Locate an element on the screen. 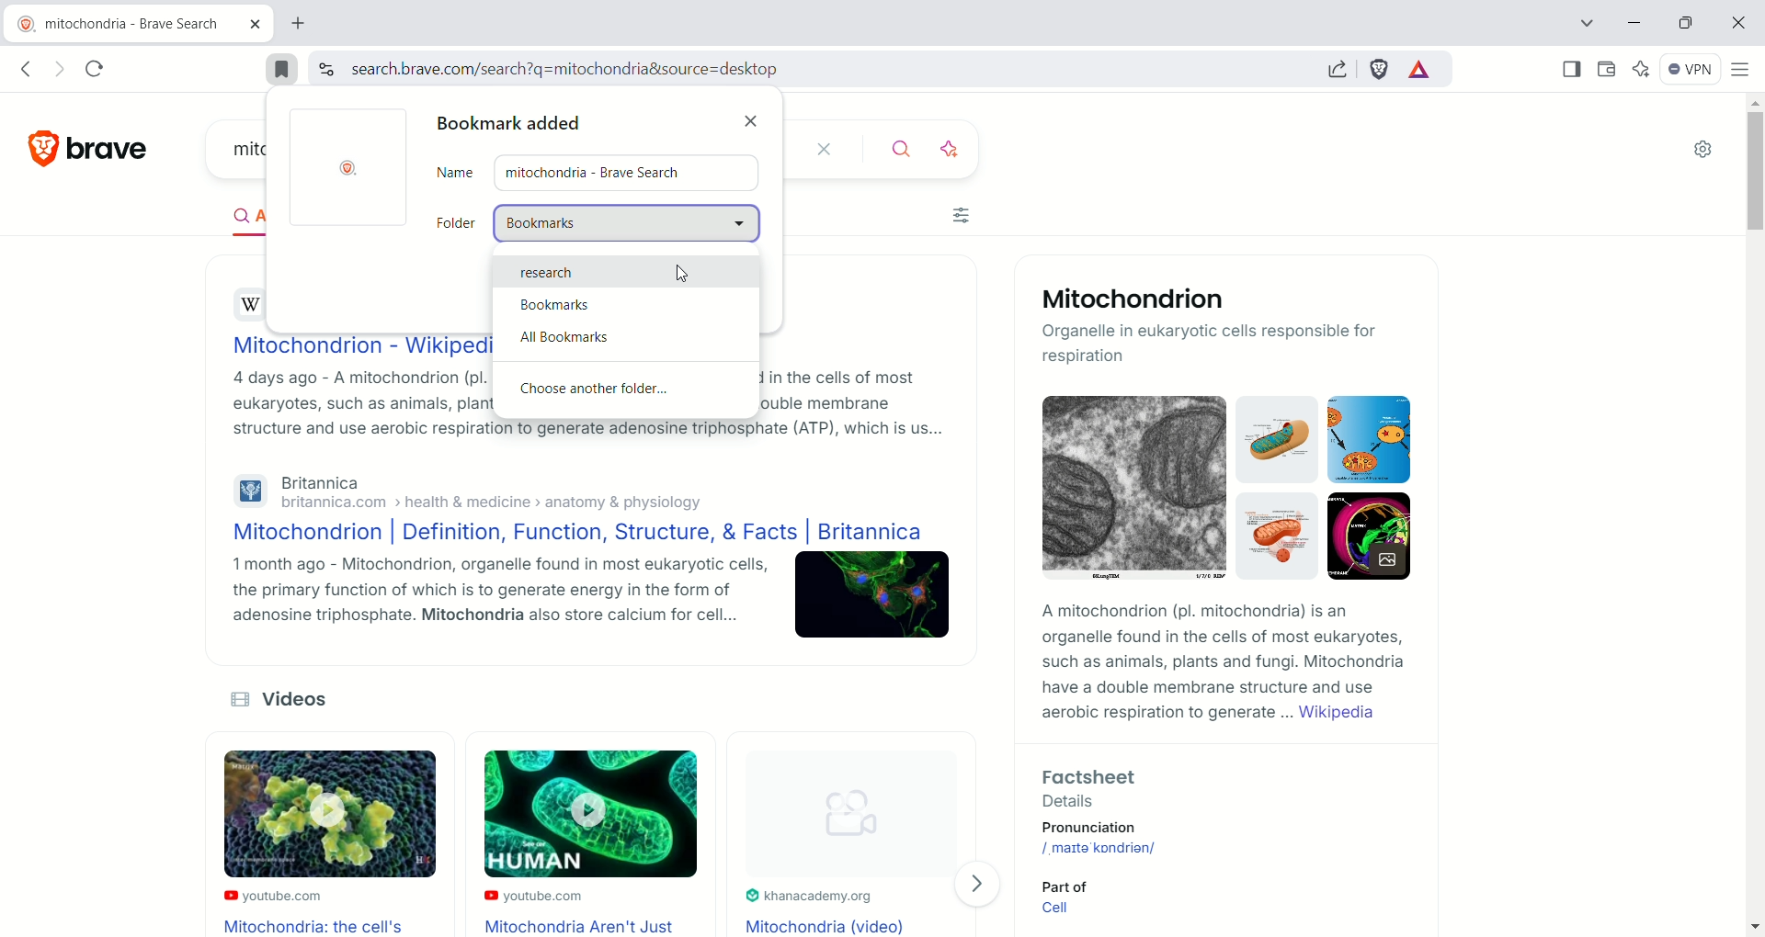 The width and height of the screenshot is (1765, 937). filter is located at coordinates (961, 218).